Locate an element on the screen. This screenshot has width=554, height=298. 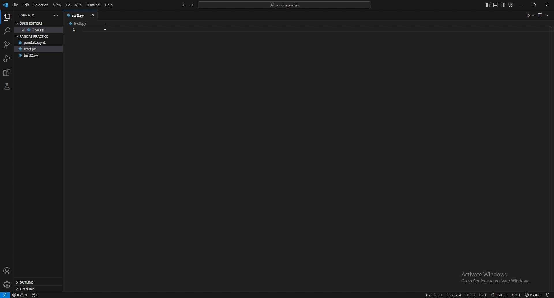
code input is located at coordinates (253, 30).